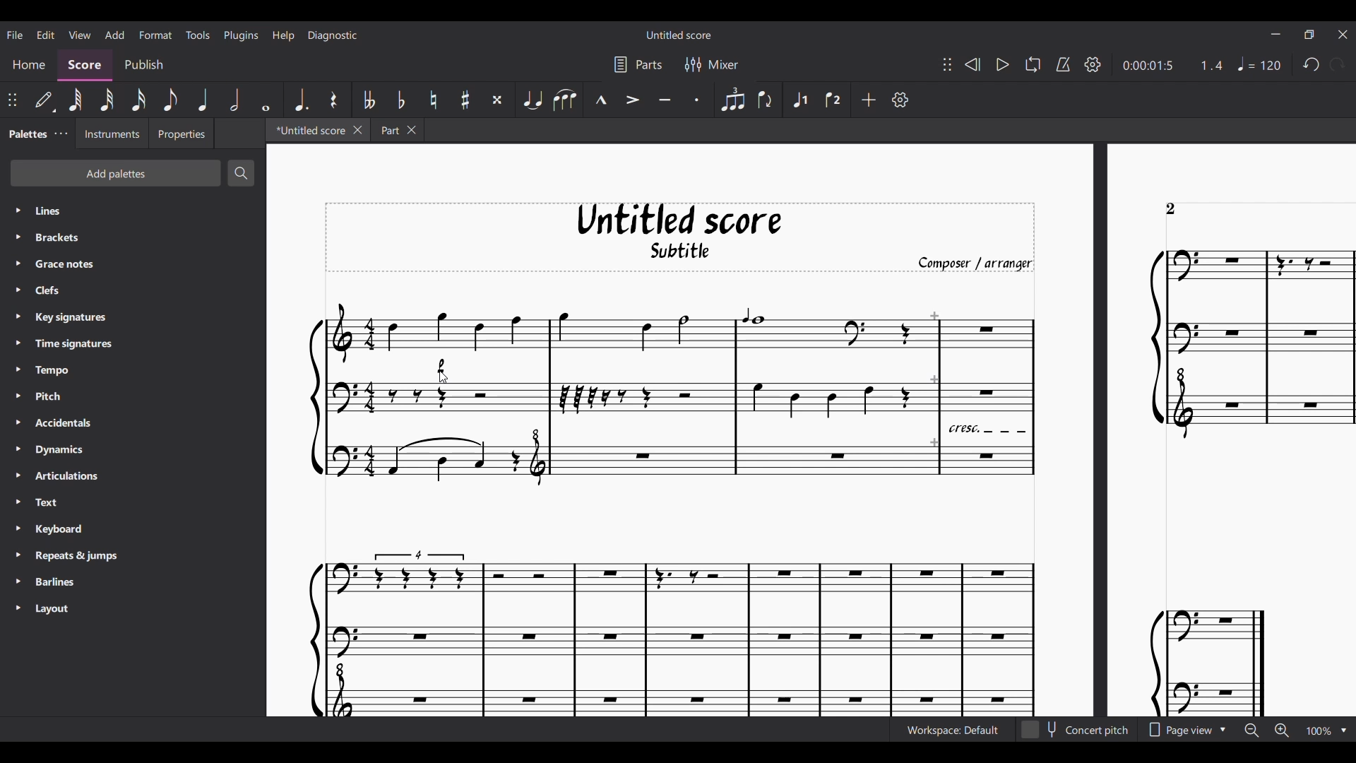  What do you see at coordinates (242, 173) in the screenshot?
I see `Search palette` at bounding box center [242, 173].